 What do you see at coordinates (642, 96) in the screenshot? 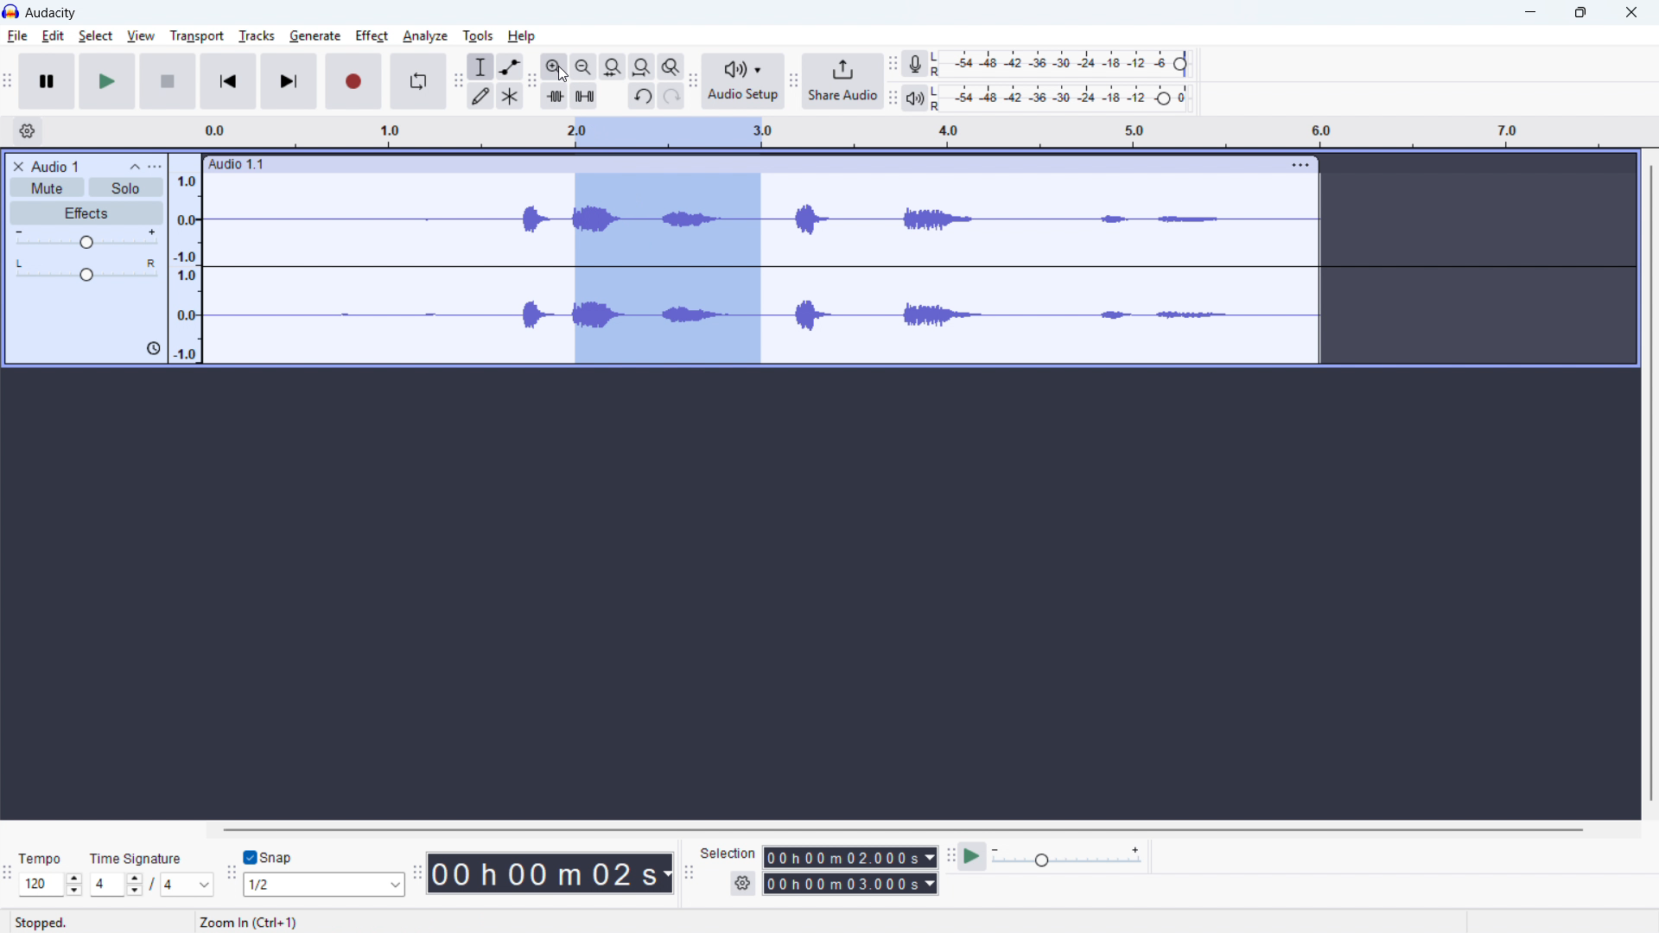
I see `Undo` at bounding box center [642, 96].